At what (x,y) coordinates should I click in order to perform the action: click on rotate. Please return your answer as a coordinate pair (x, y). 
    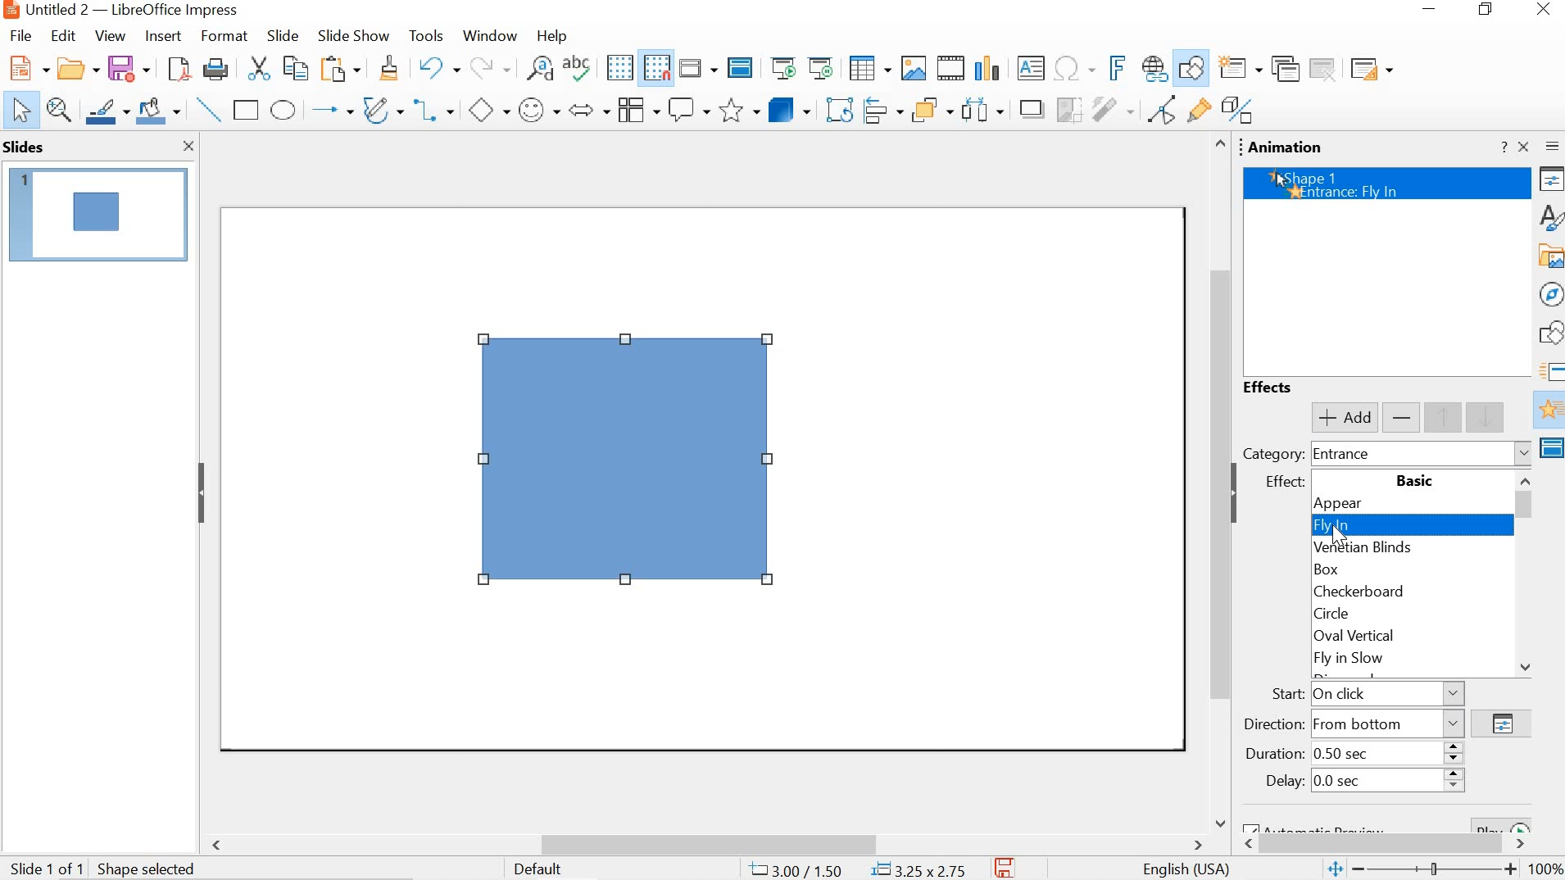
    Looking at the image, I should click on (838, 107).